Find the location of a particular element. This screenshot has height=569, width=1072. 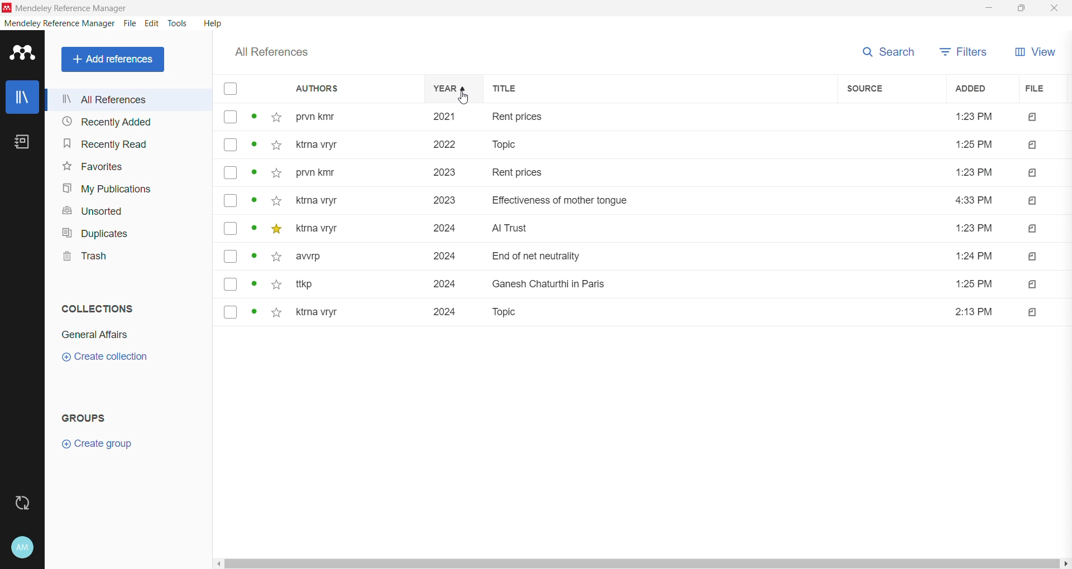

2024 is located at coordinates (445, 284).